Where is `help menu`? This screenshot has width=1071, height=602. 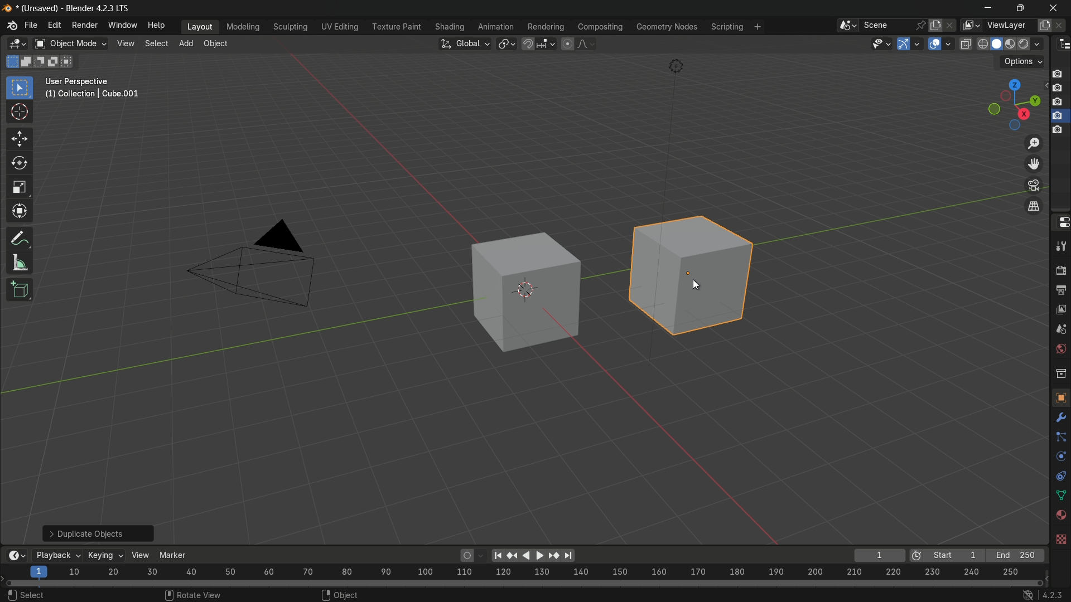
help menu is located at coordinates (157, 25).